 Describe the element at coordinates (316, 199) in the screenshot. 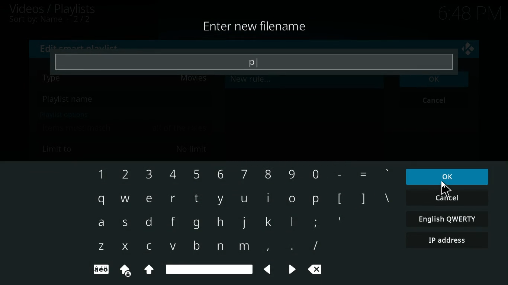

I see `p` at that location.